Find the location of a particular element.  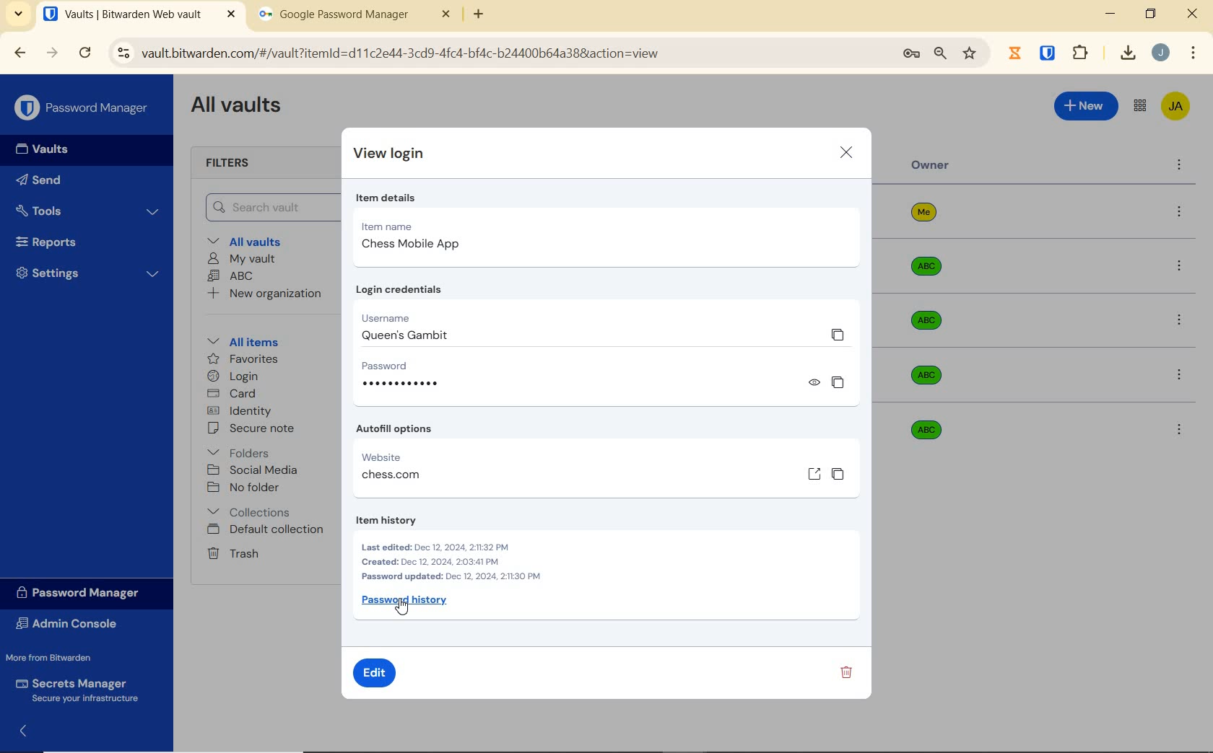

open tab is located at coordinates (142, 16).